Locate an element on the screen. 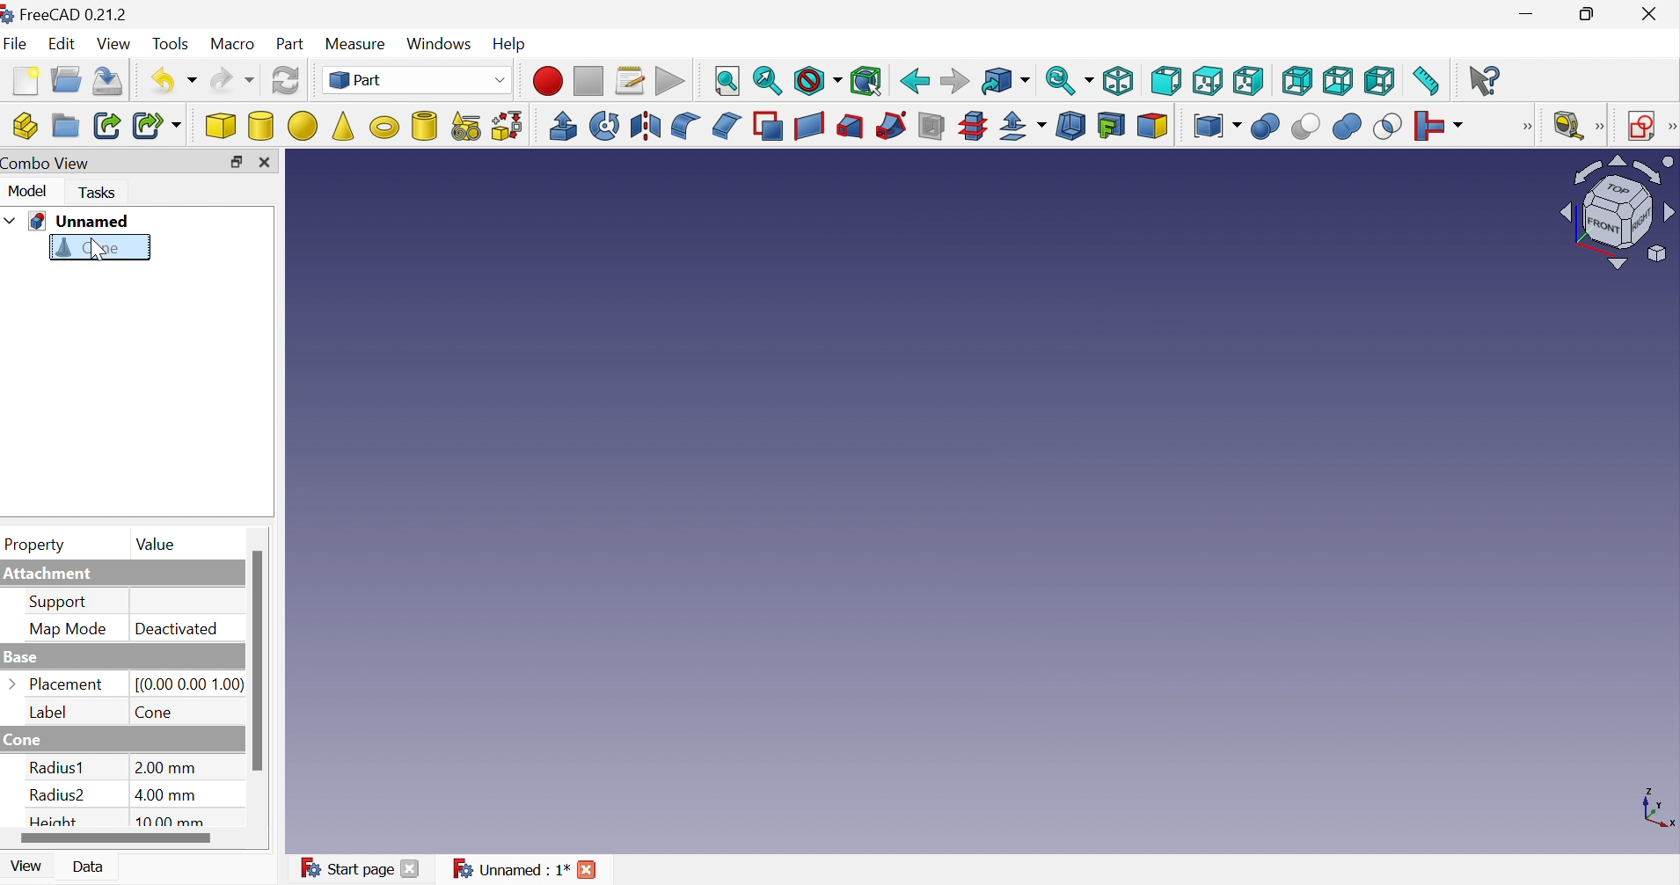 Image resolution: width=1680 pixels, height=885 pixels. Model is located at coordinates (27, 194).